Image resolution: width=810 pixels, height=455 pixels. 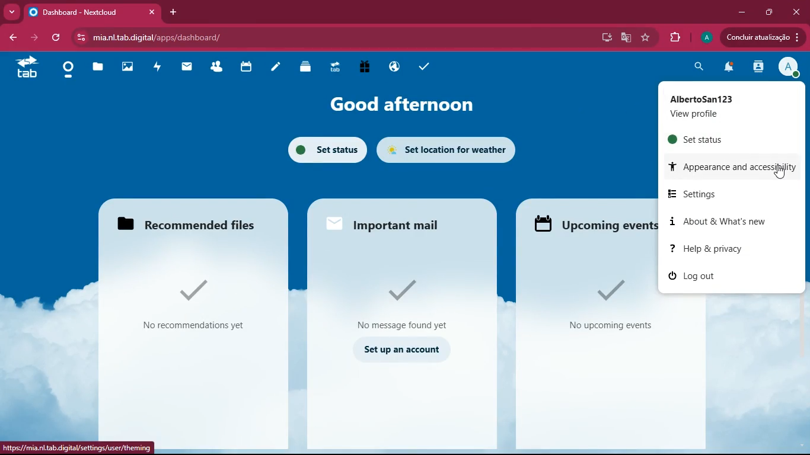 I want to click on desktop, so click(x=605, y=39).